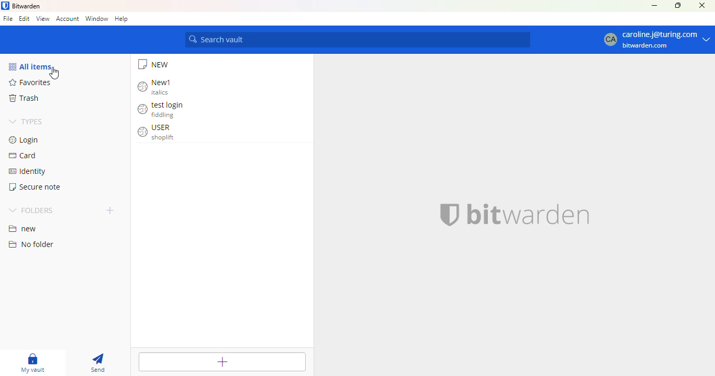  I want to click on cursor, so click(54, 73).